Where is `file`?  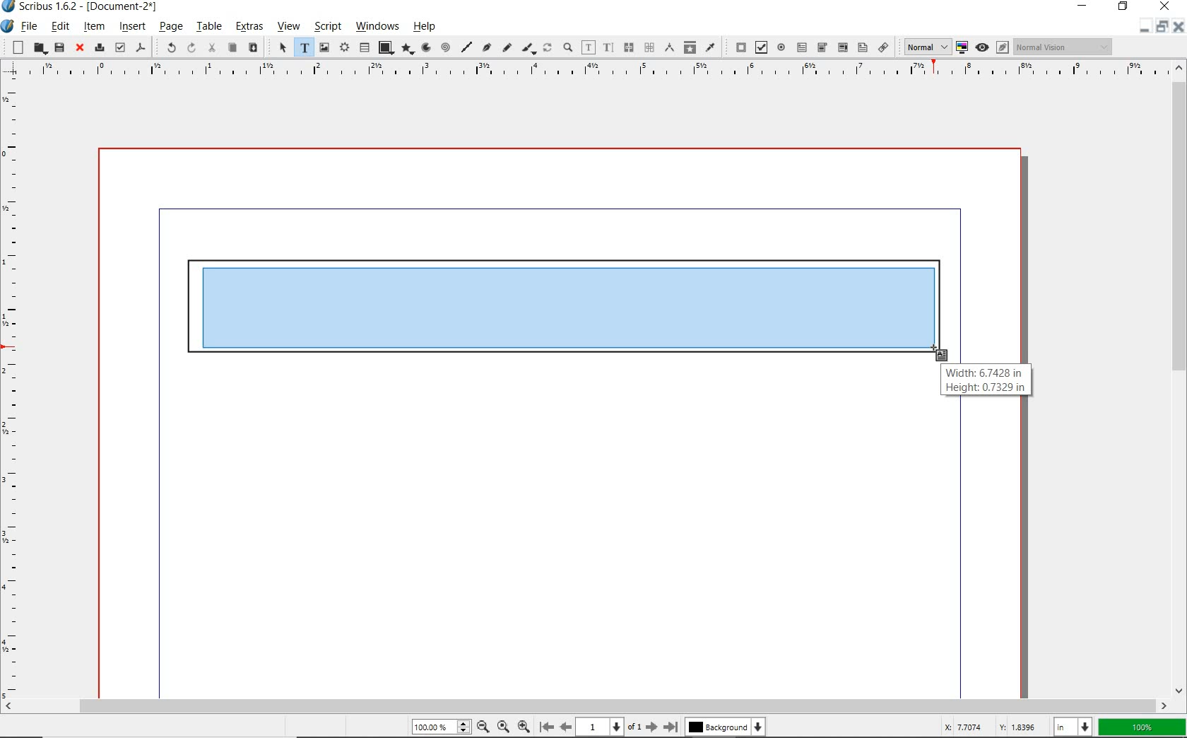 file is located at coordinates (30, 26).